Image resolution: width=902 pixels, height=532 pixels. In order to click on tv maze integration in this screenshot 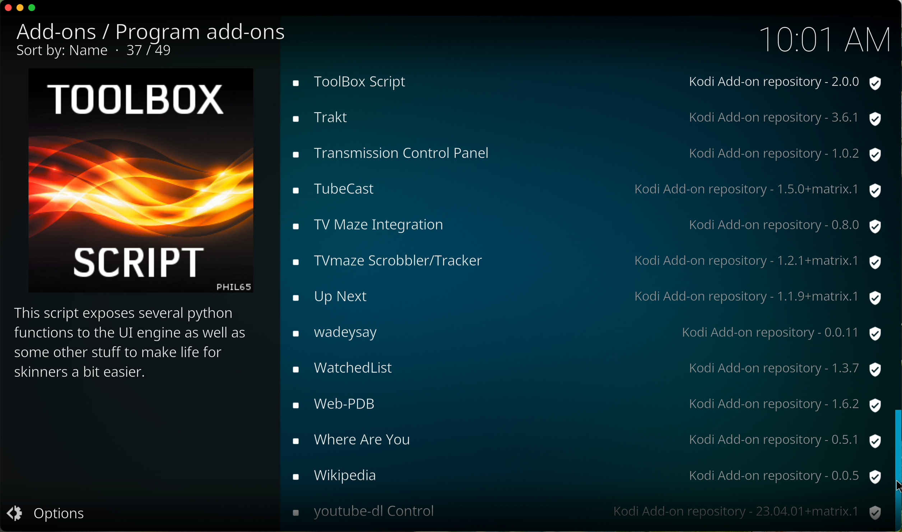, I will do `click(582, 224)`.